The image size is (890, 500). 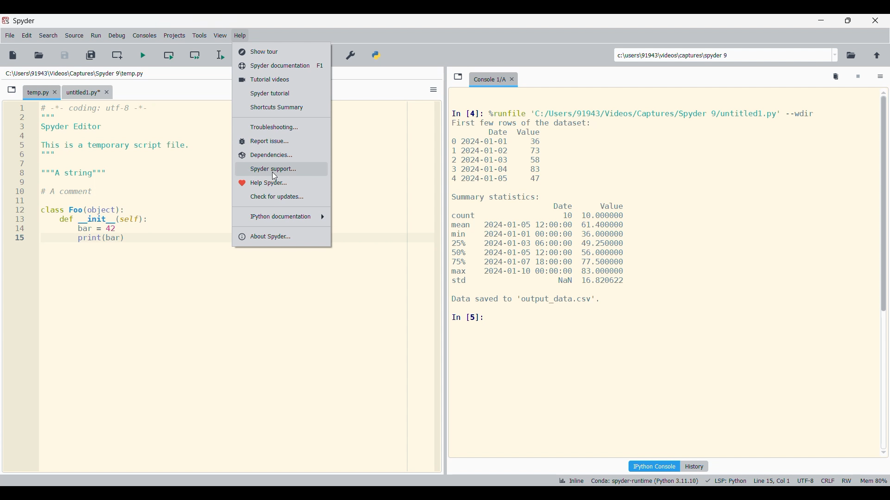 I want to click on Close interface, so click(x=876, y=20).